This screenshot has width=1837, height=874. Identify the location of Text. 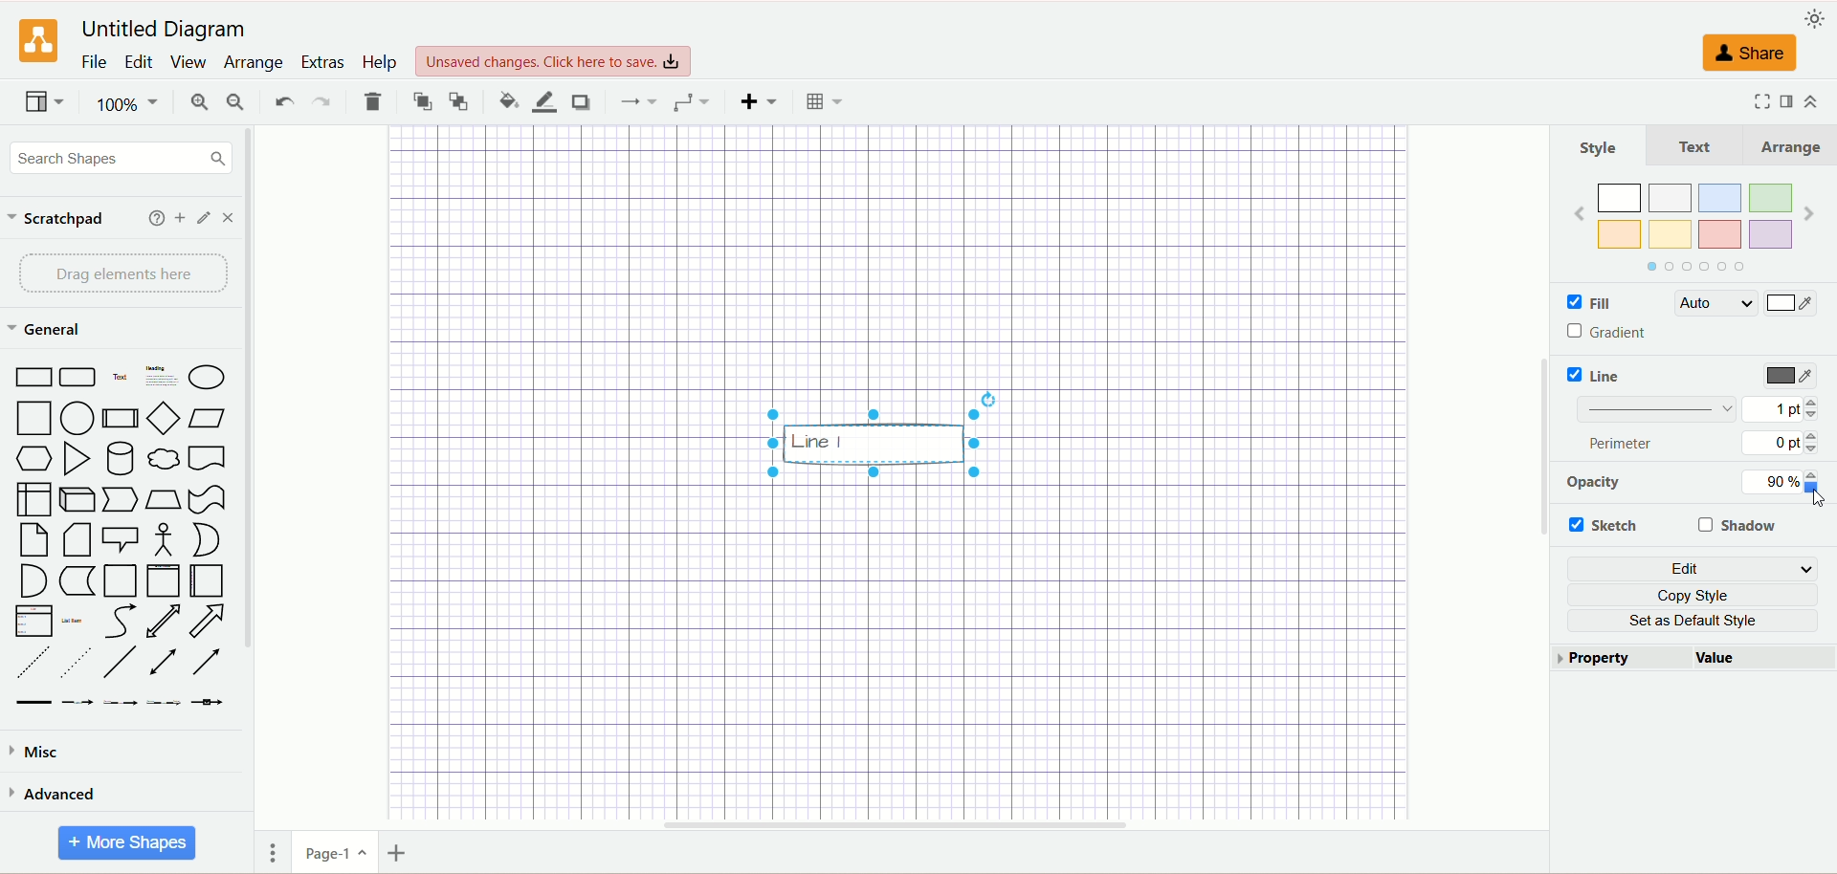
(1693, 144).